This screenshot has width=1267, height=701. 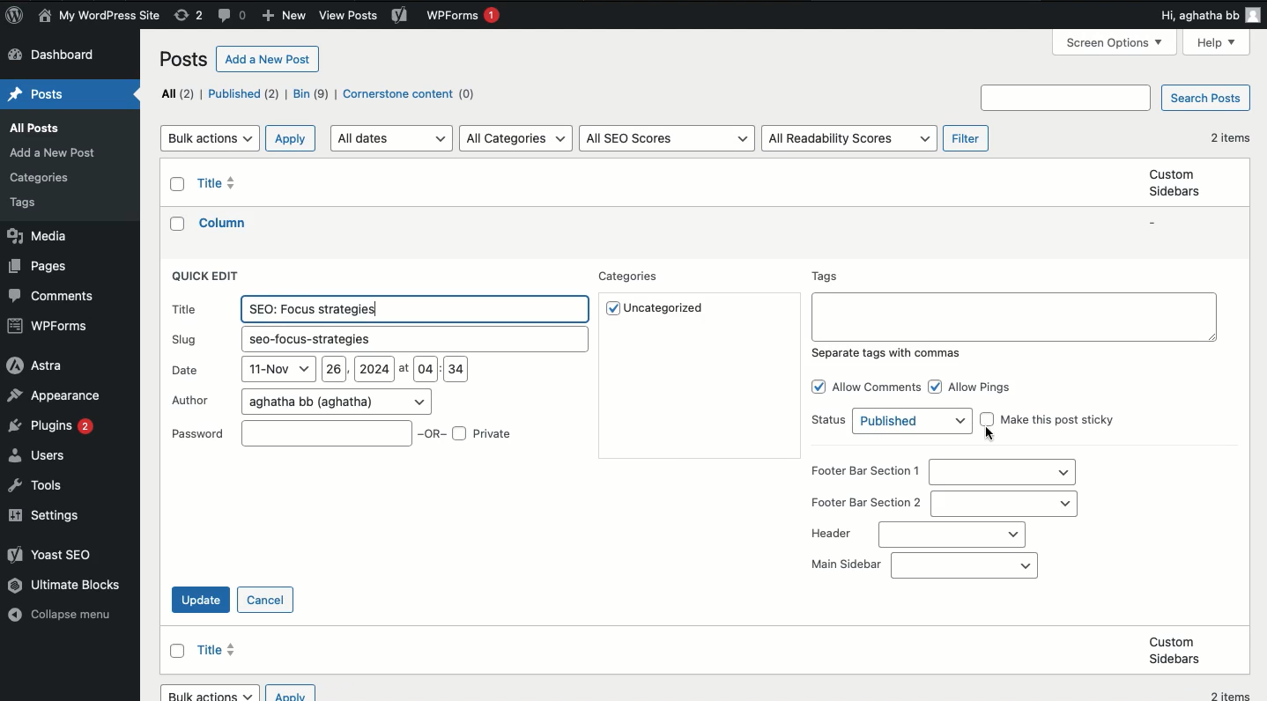 What do you see at coordinates (668, 139) in the screenshot?
I see `All SEO Scores` at bounding box center [668, 139].